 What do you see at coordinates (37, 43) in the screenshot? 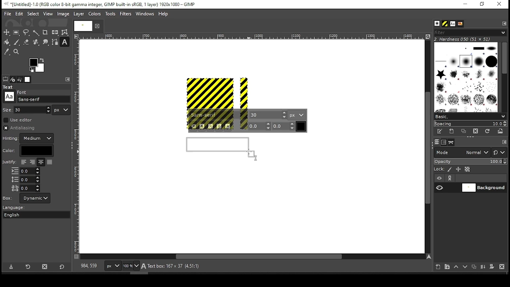
I see `heal tool` at bounding box center [37, 43].